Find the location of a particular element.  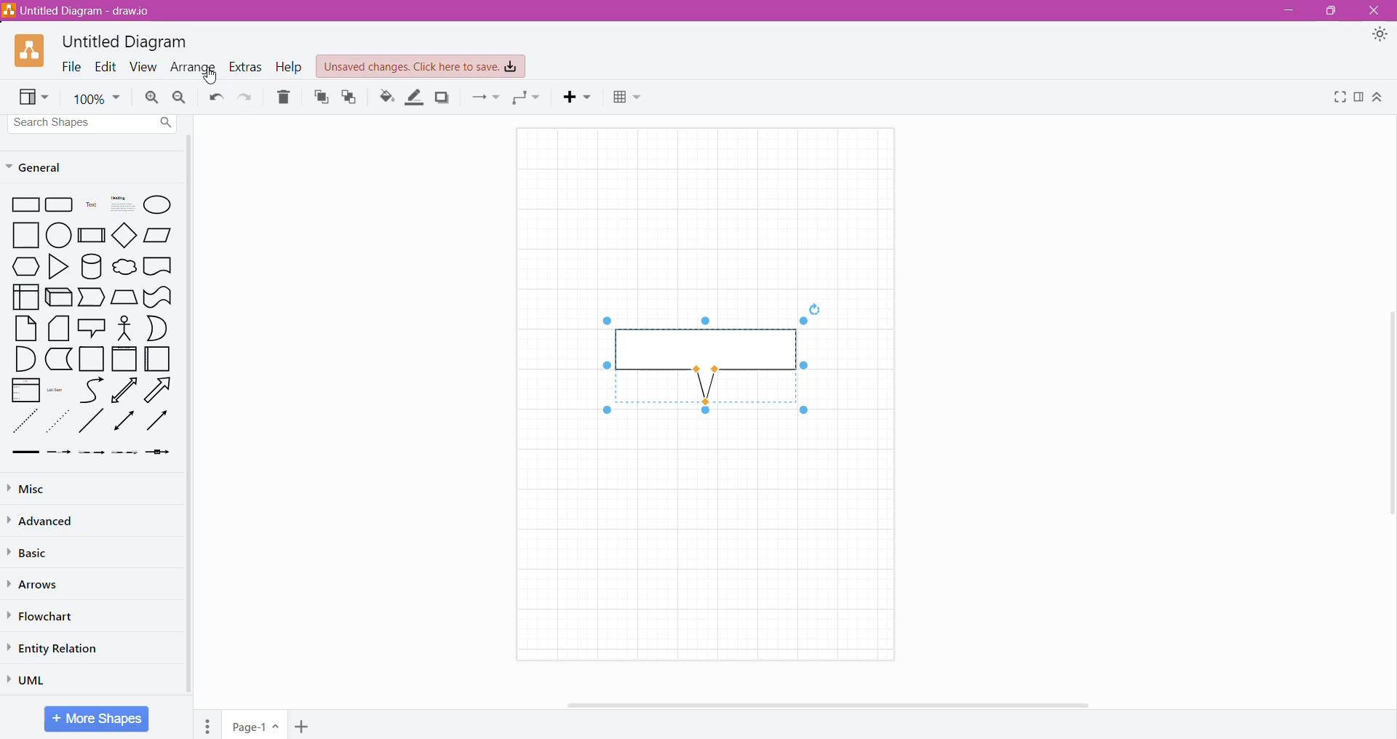

Format is located at coordinates (1358, 97).